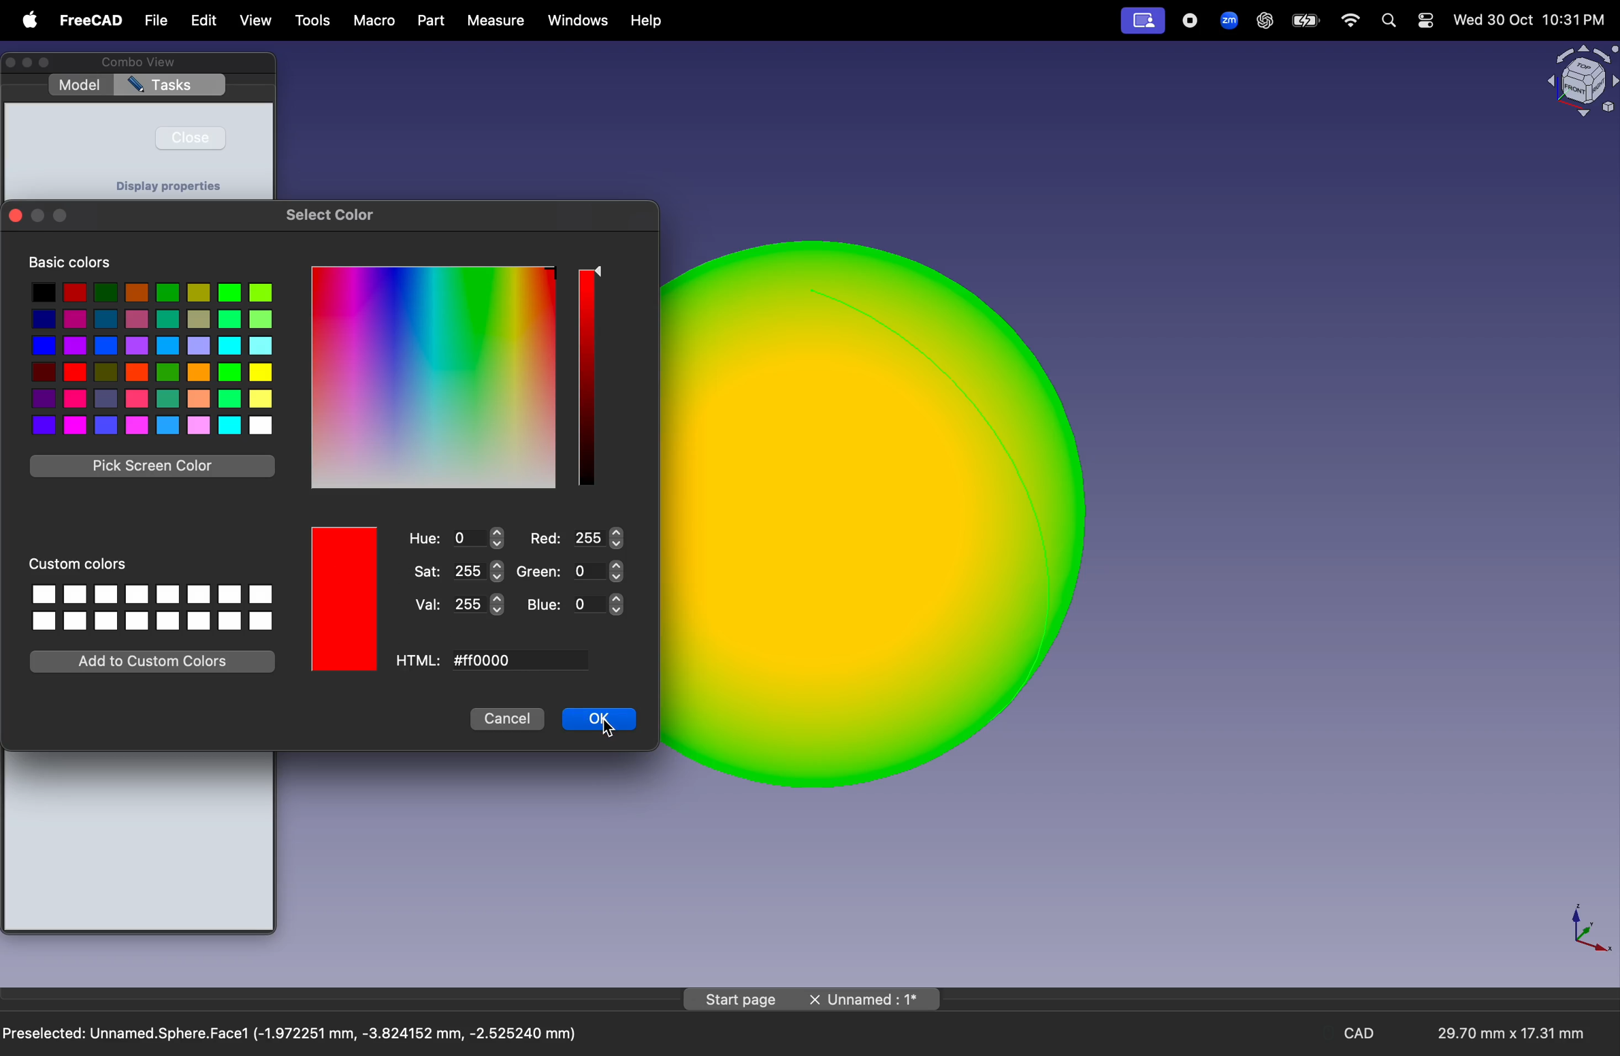 Image resolution: width=1620 pixels, height=1056 pixels. Describe the element at coordinates (1500, 1034) in the screenshot. I see `29.70 mm x 17.31 mm` at that location.